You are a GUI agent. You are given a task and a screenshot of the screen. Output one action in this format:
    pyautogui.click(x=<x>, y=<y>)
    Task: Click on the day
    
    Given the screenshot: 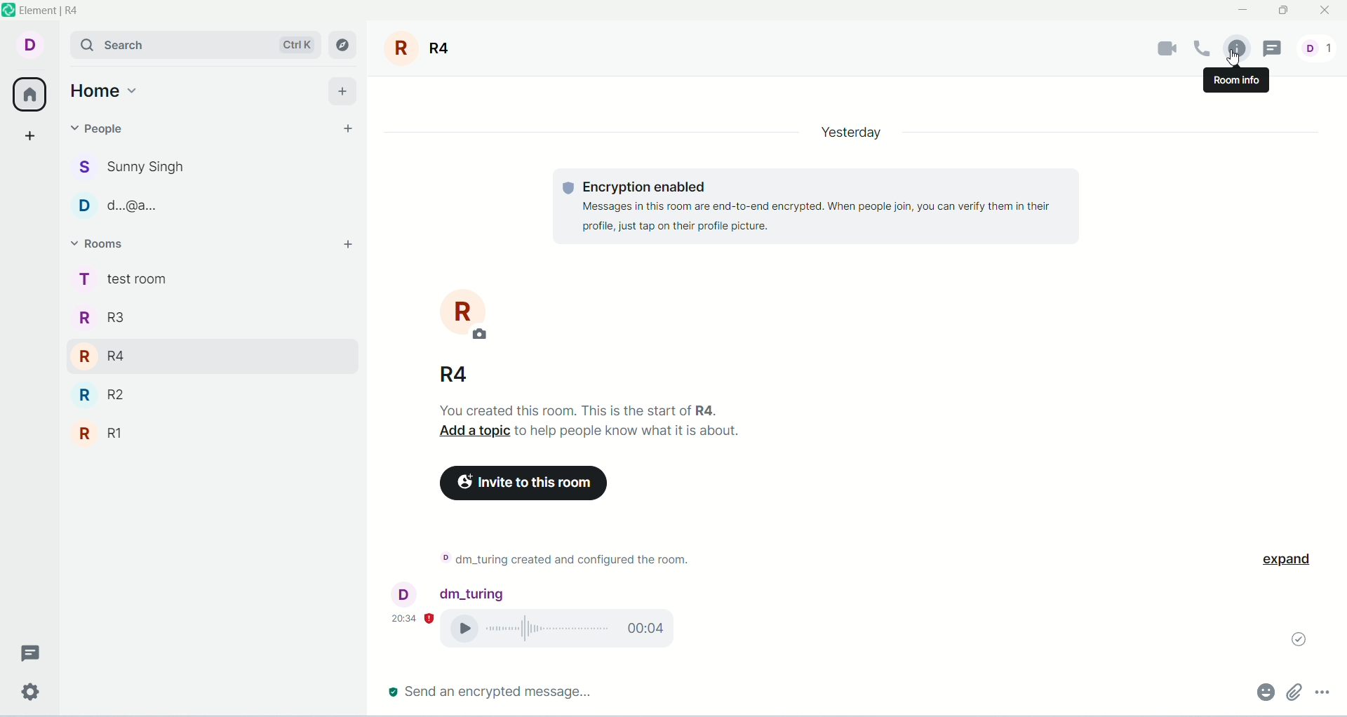 What is the action you would take?
    pyautogui.click(x=853, y=135)
    